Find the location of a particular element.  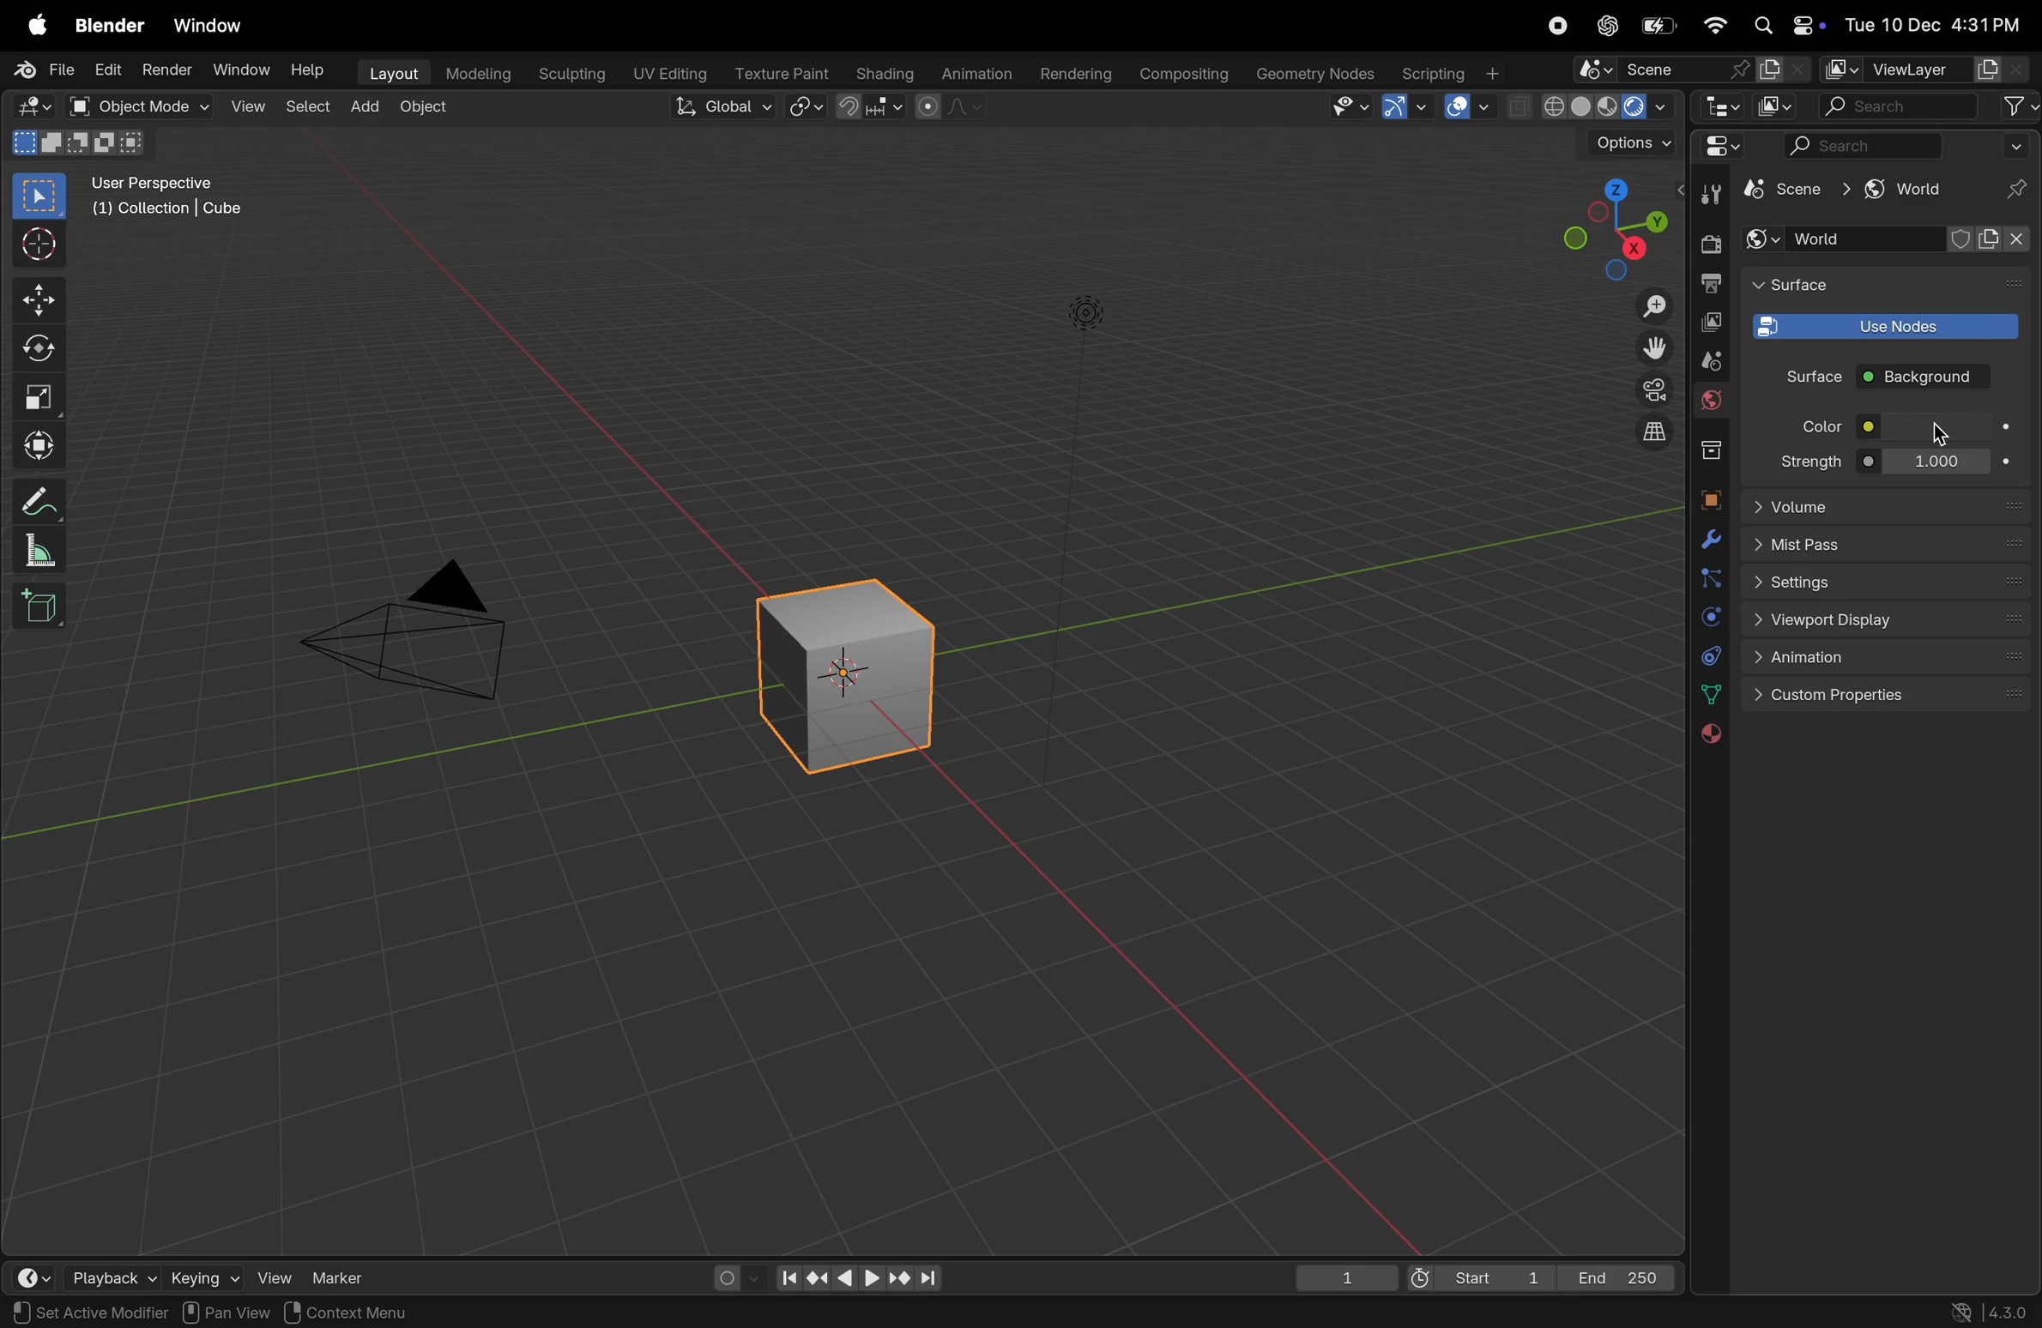

 is located at coordinates (363, 107).